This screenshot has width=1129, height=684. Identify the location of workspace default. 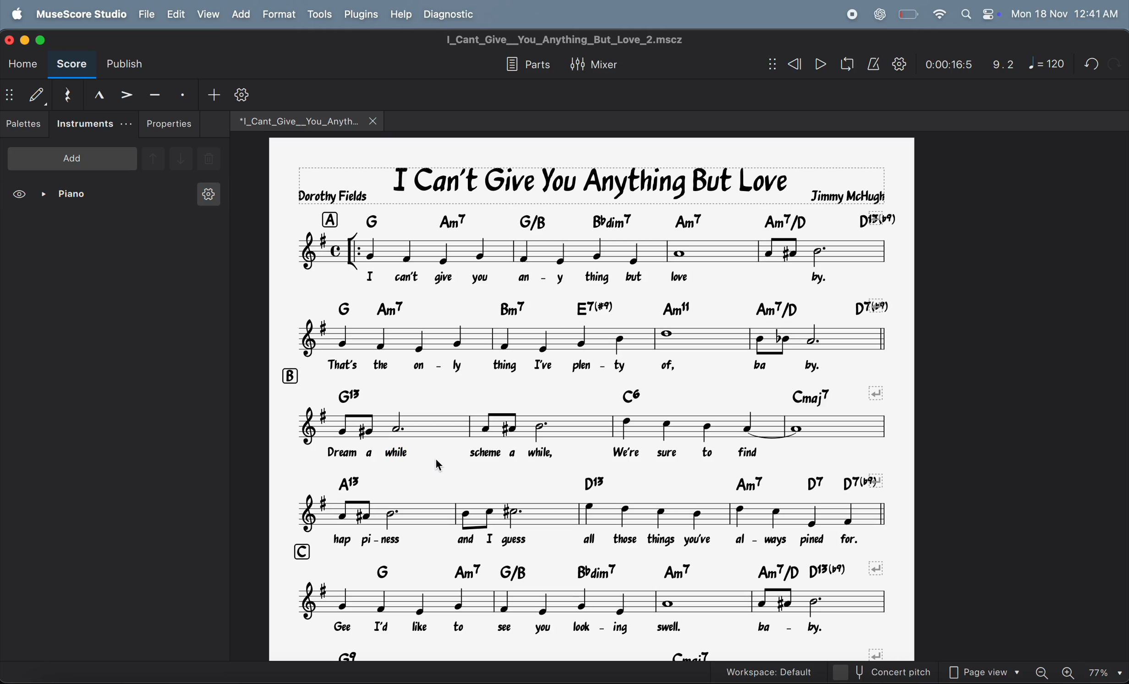
(764, 672).